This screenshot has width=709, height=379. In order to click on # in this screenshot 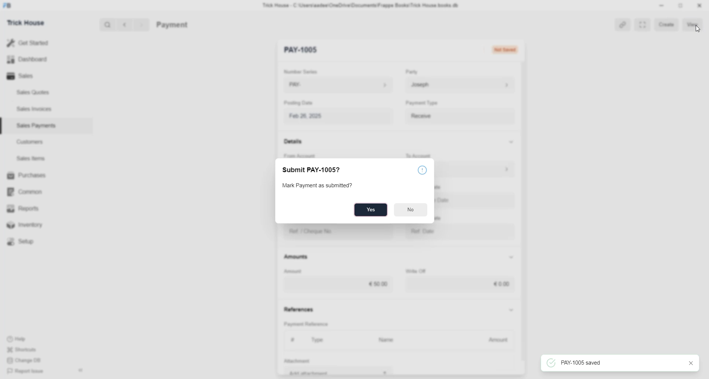, I will do `click(293, 339)`.